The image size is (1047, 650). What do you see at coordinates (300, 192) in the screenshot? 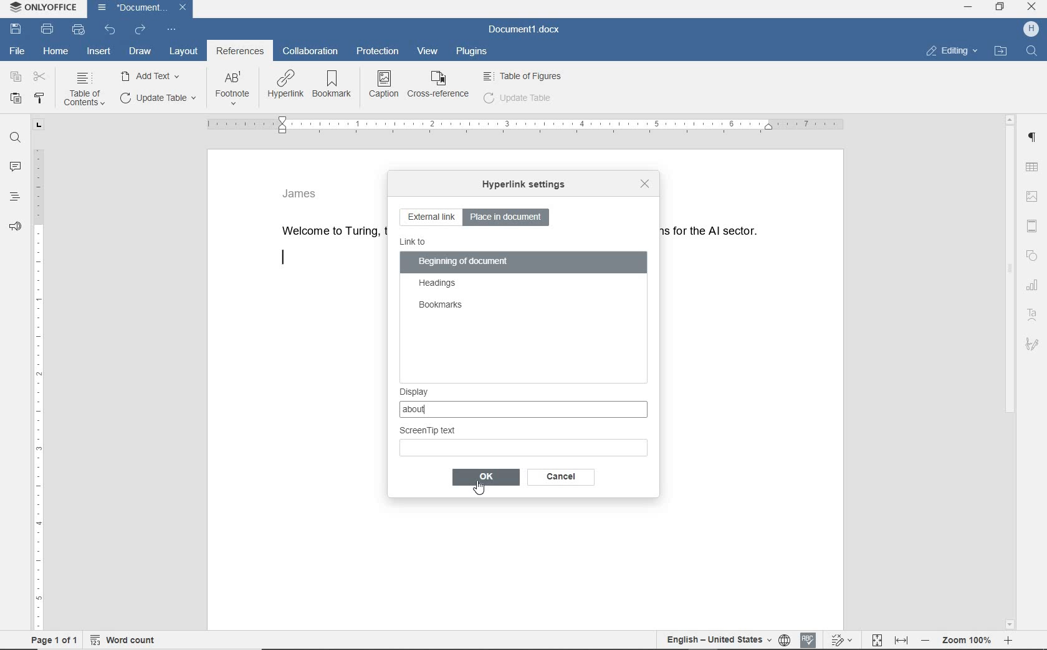
I see `James` at bounding box center [300, 192].